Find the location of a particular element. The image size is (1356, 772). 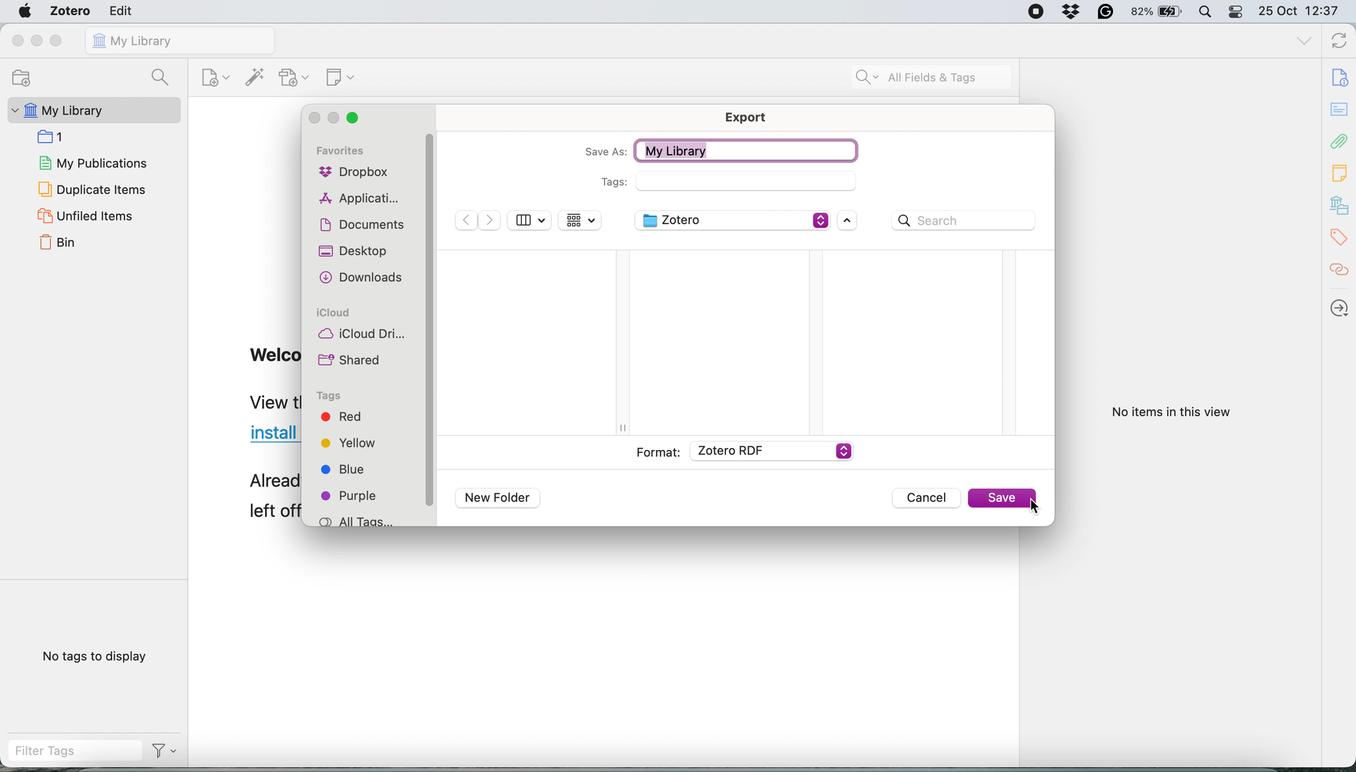

Scroll Bar is located at coordinates (431, 329).